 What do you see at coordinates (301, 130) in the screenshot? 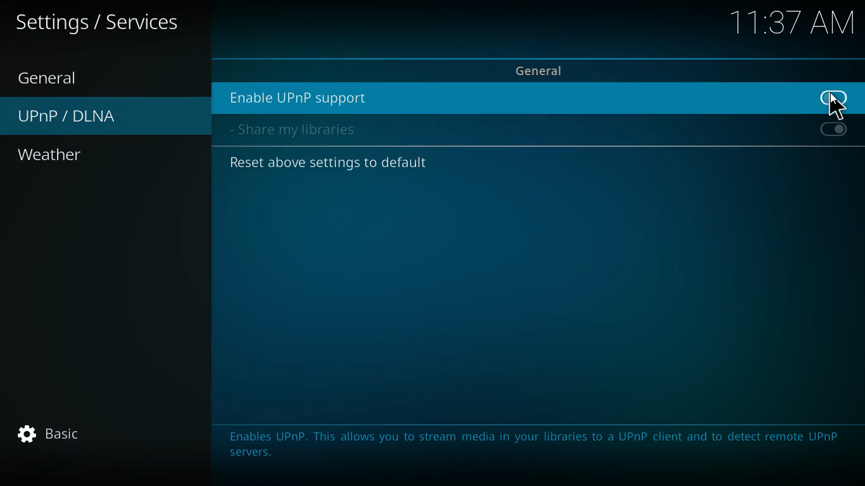
I see `share my libraries` at bounding box center [301, 130].